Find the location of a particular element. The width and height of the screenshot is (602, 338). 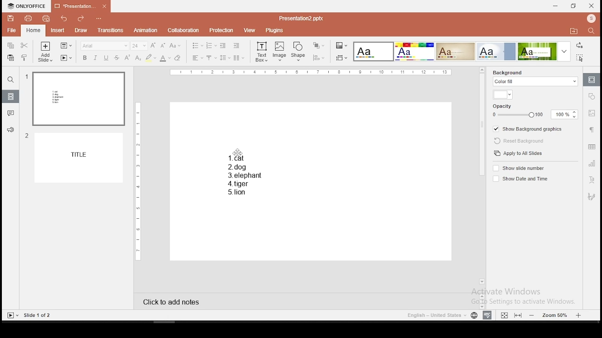

select all is located at coordinates (581, 59).